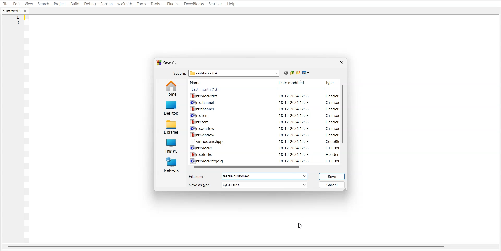  What do you see at coordinates (198, 176) in the screenshot?
I see `File name` at bounding box center [198, 176].